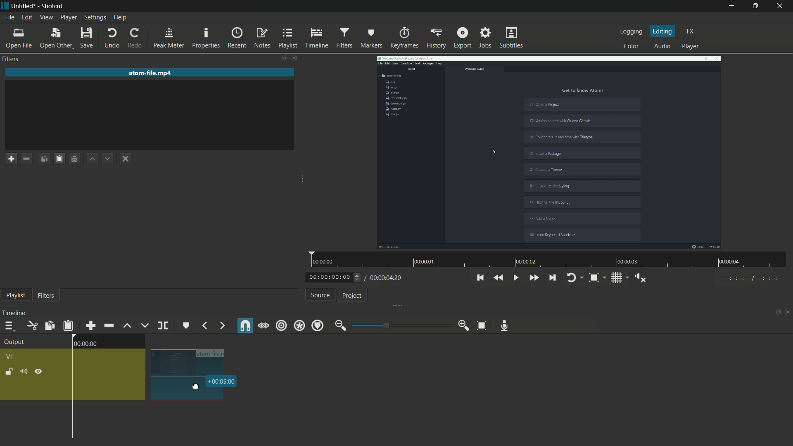 The height and width of the screenshot is (446, 793). I want to click on toggle player looping, so click(573, 278).